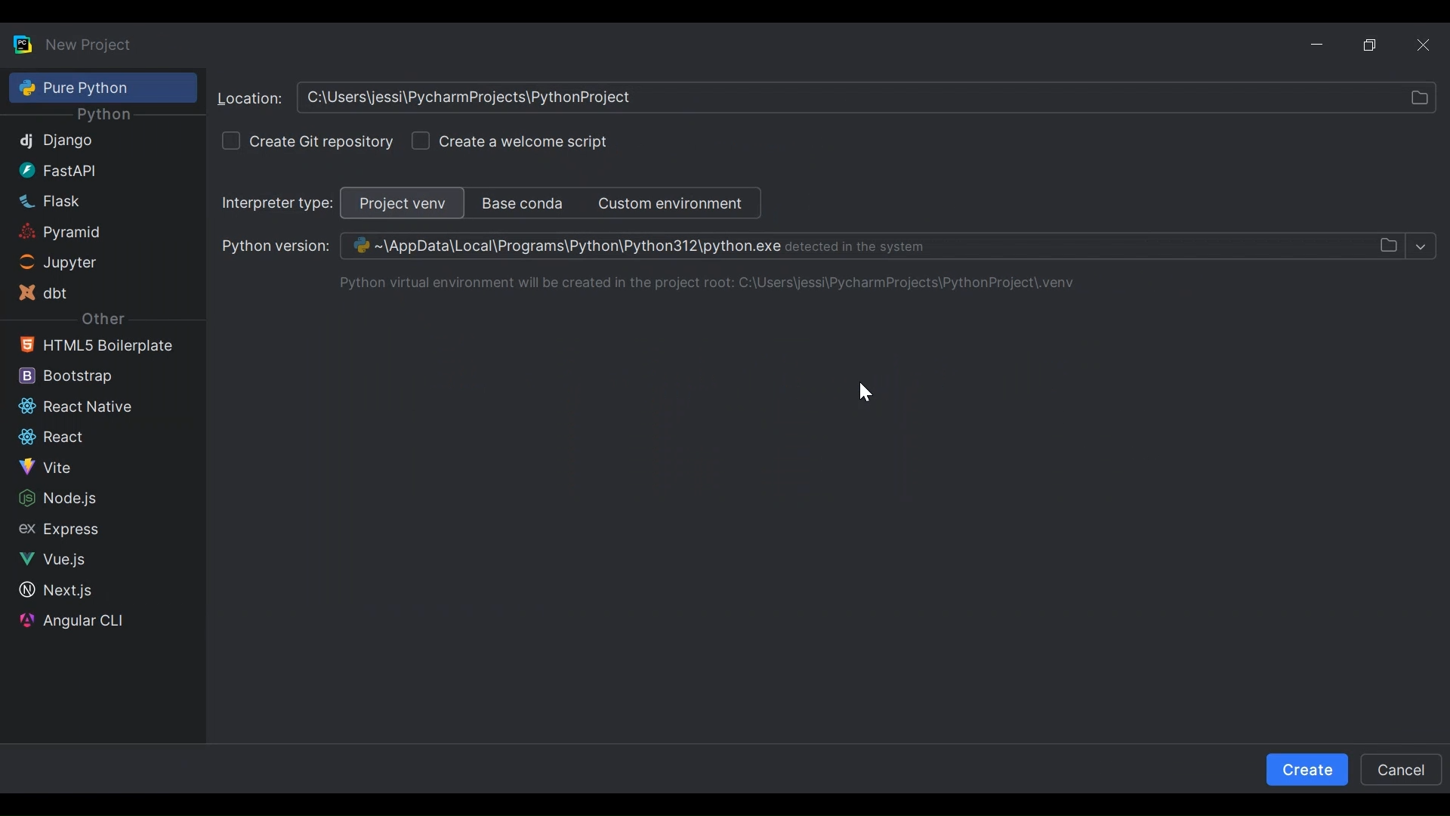 The height and width of the screenshot is (816, 1450). Describe the element at coordinates (1404, 247) in the screenshot. I see `Select File Dropdown` at that location.